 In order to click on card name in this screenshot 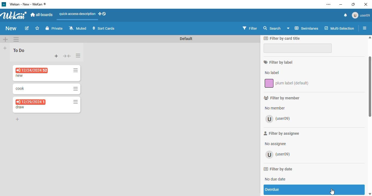, I will do `click(20, 76)`.